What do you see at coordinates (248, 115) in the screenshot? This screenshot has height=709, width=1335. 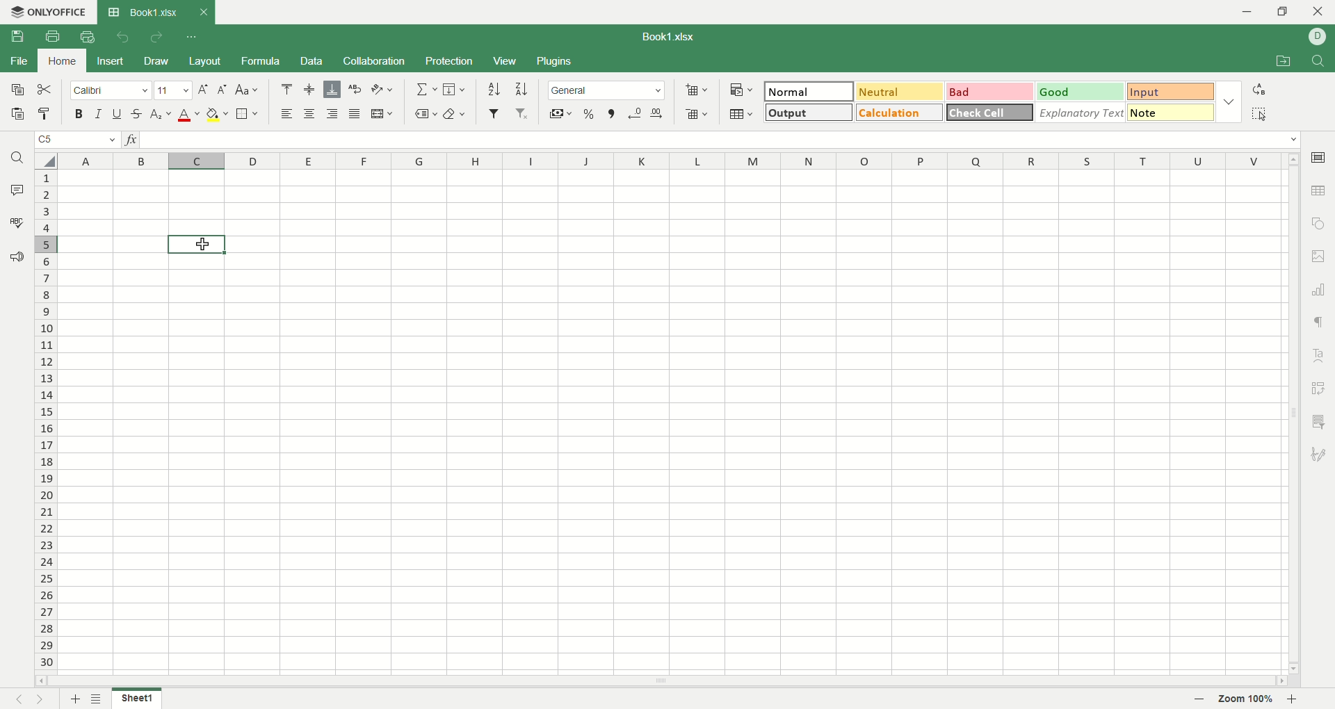 I see `border` at bounding box center [248, 115].